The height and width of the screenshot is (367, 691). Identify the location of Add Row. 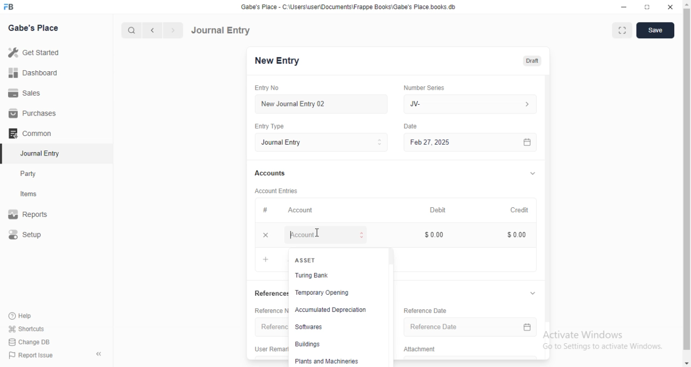
(306, 235).